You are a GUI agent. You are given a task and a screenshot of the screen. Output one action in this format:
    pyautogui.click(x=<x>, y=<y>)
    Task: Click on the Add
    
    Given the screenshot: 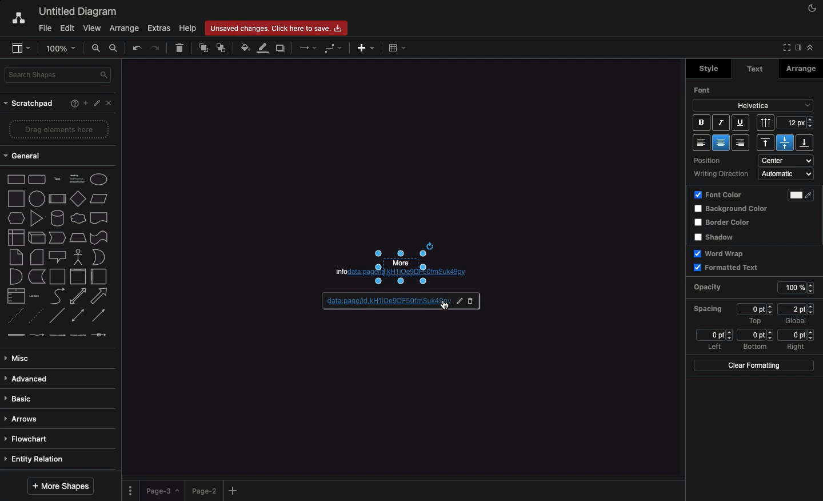 What is the action you would take?
    pyautogui.click(x=366, y=48)
    